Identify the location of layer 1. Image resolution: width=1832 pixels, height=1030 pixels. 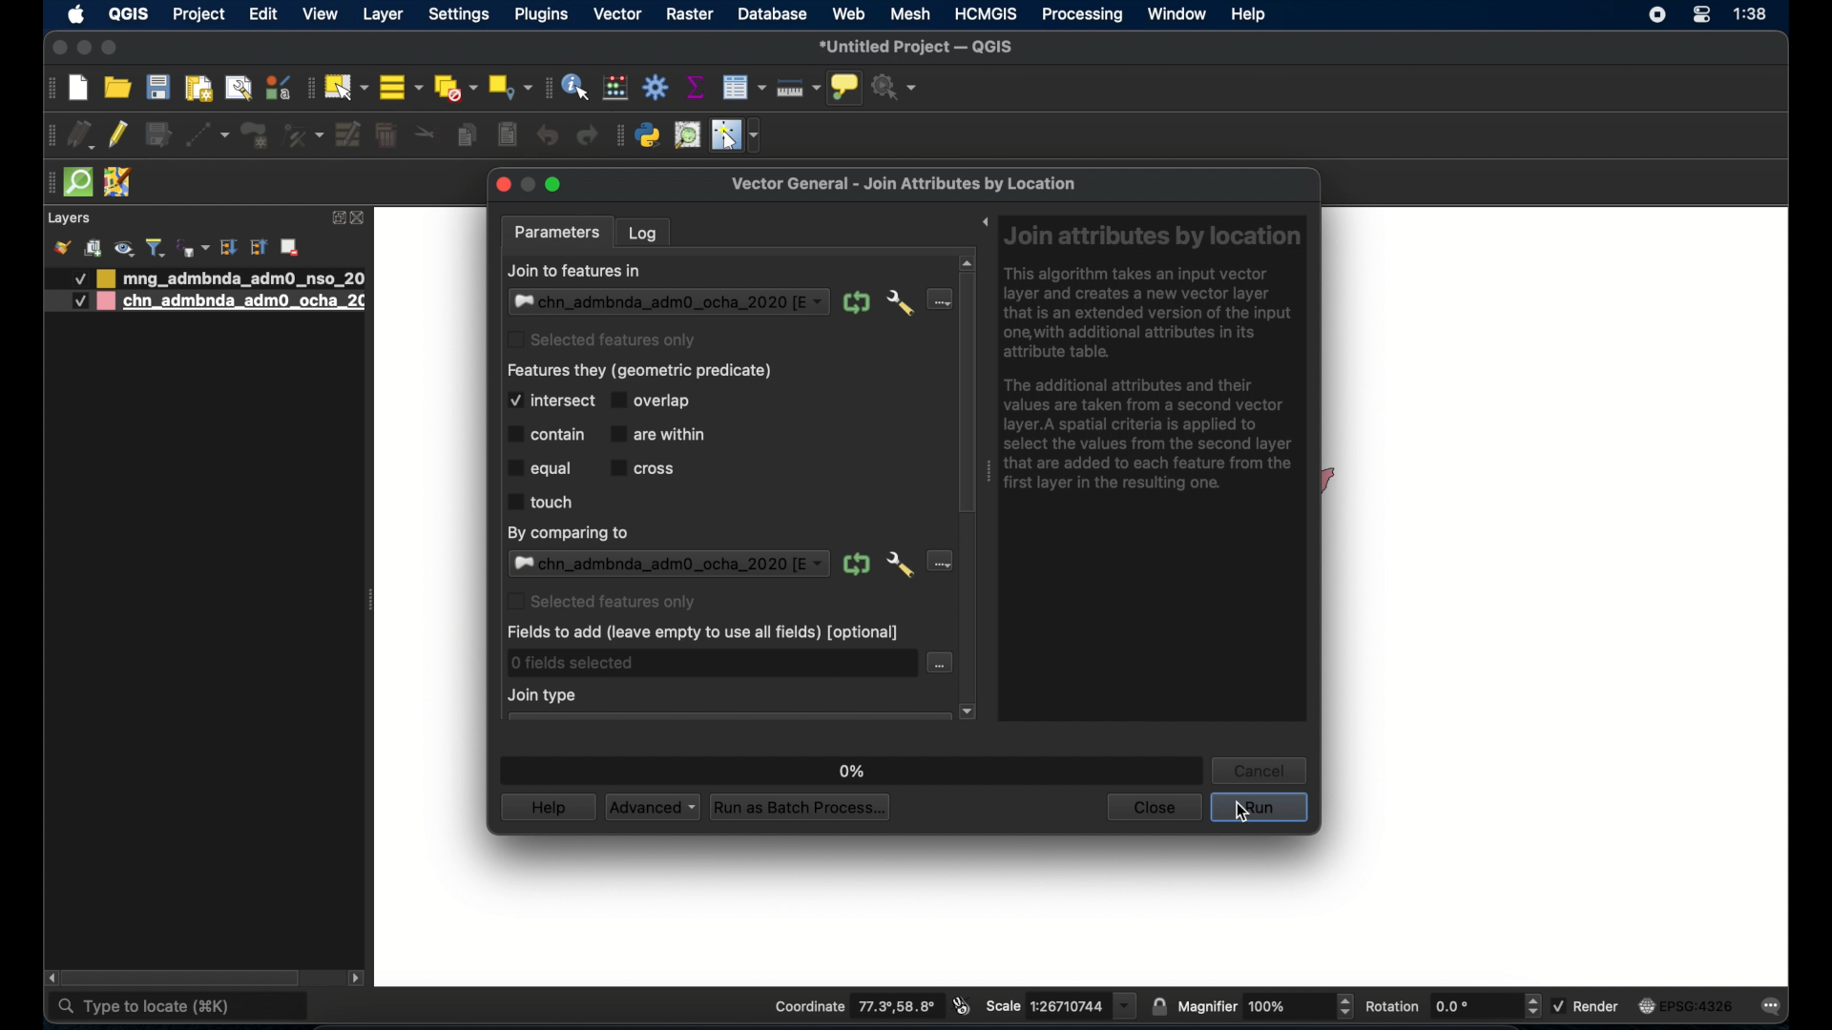
(234, 278).